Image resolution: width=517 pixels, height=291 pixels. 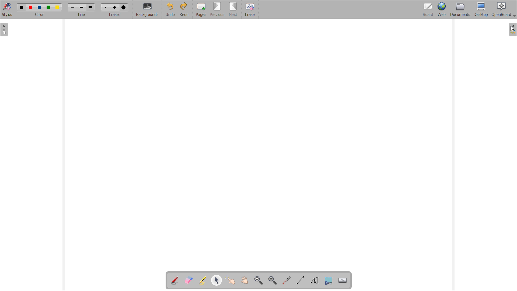 What do you see at coordinates (231, 280) in the screenshot?
I see `interact with items` at bounding box center [231, 280].